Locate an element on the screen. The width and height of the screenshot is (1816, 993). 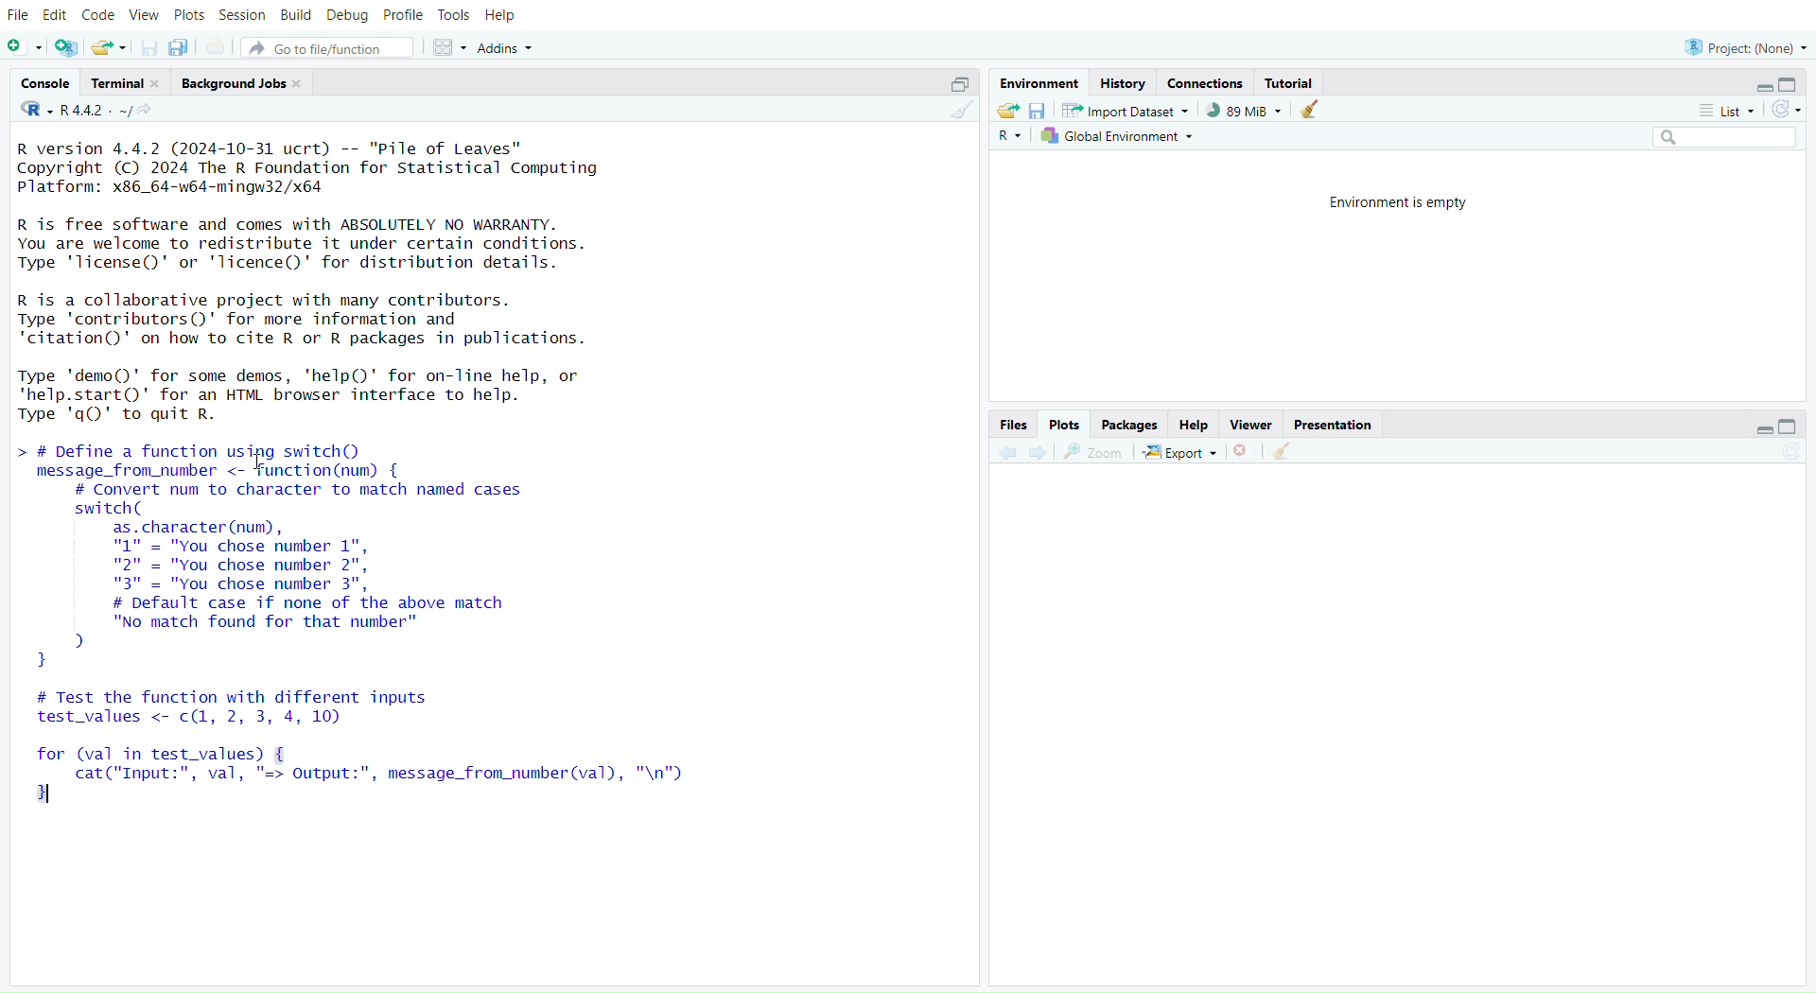
Environment is located at coordinates (1041, 81).